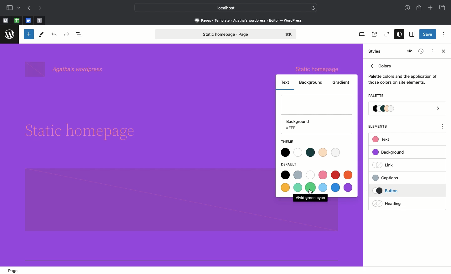 Image resolution: width=451 pixels, height=274 pixels. Describe the element at coordinates (411, 34) in the screenshot. I see `Settings` at that location.